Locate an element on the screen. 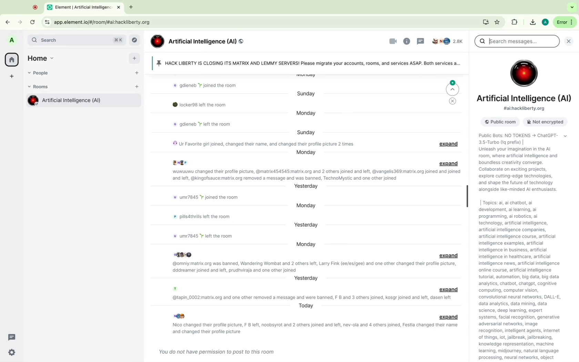  google profile picture is located at coordinates (545, 22).